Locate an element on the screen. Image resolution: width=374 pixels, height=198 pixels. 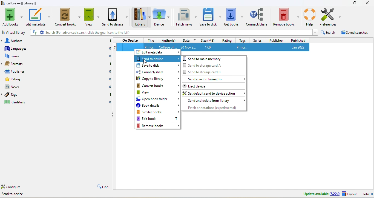
calibre-library is located at coordinates (23, 4).